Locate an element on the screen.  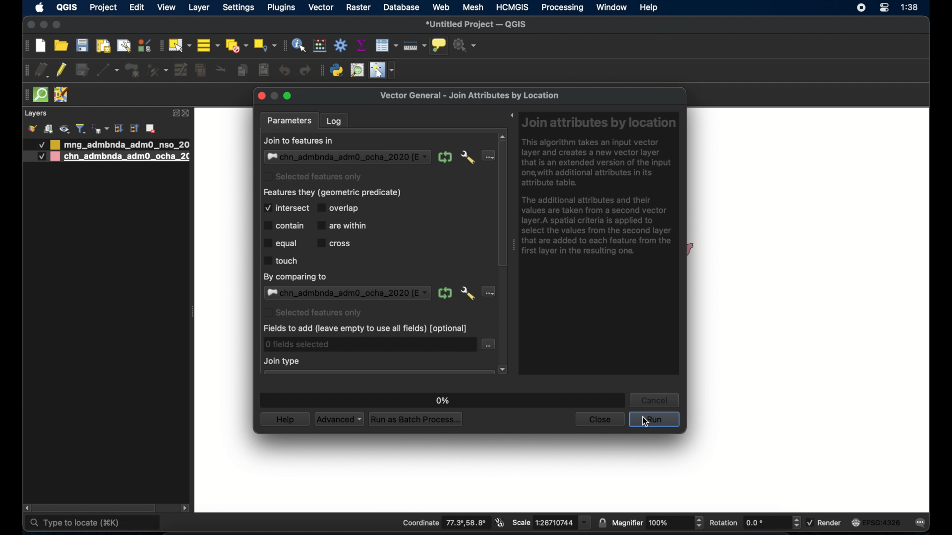
type to locate is located at coordinates (94, 524).